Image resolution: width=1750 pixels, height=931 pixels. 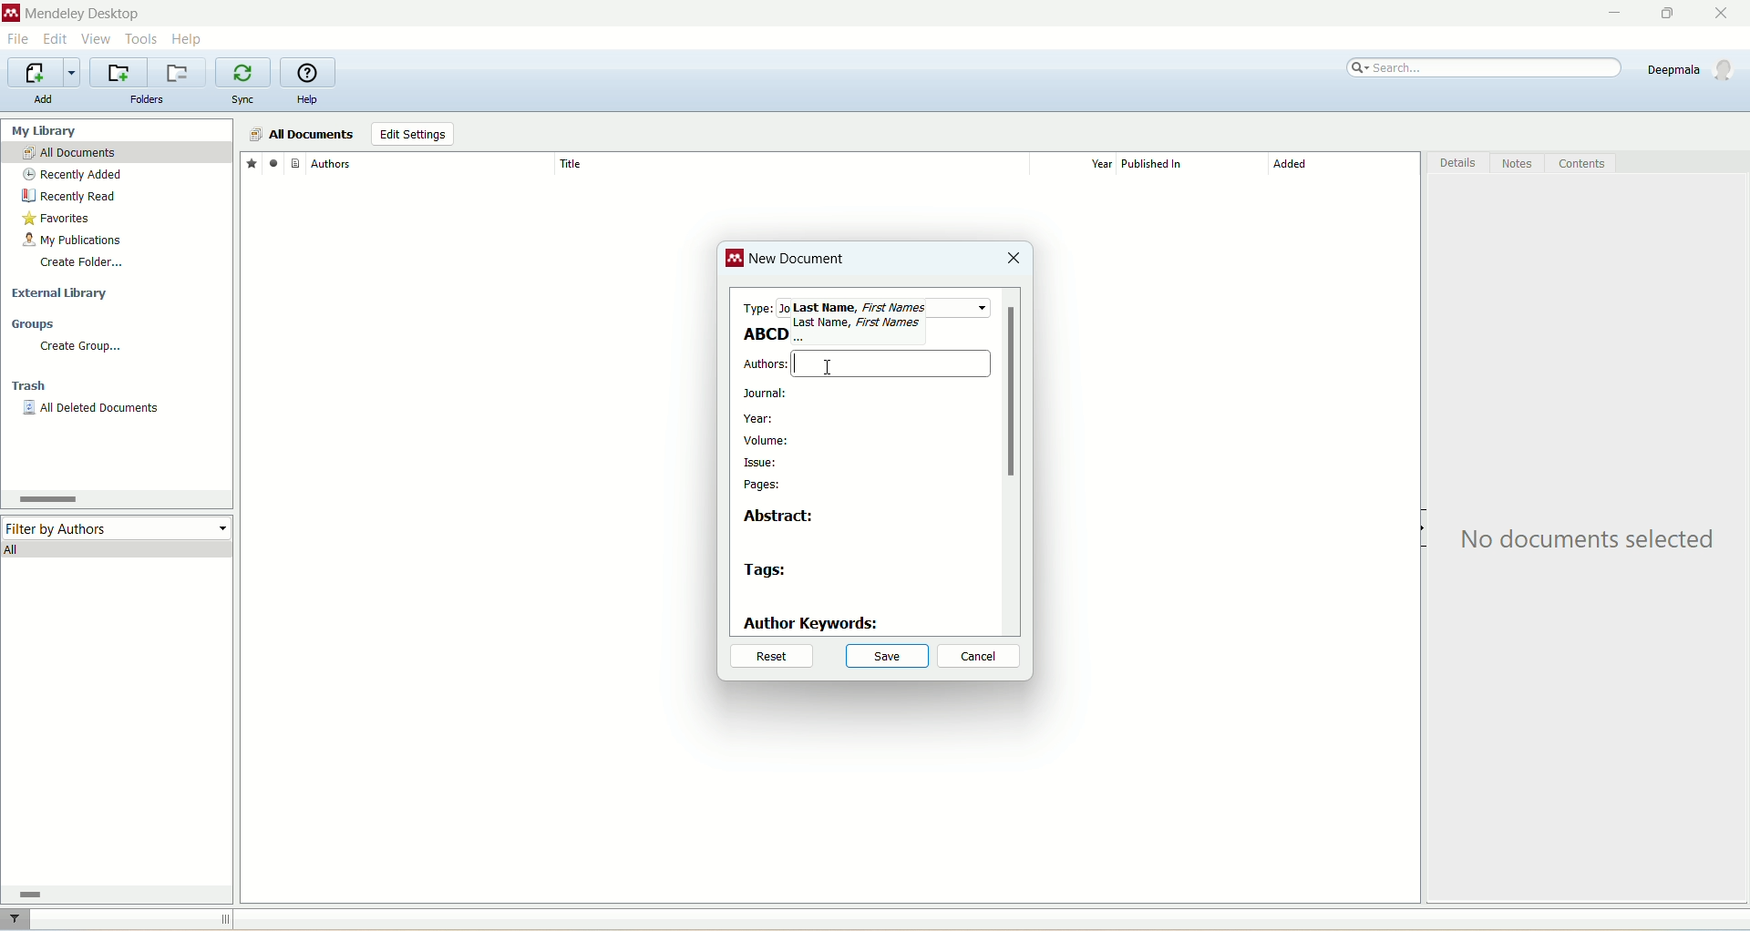 What do you see at coordinates (80, 15) in the screenshot?
I see `mendeley desktop` at bounding box center [80, 15].